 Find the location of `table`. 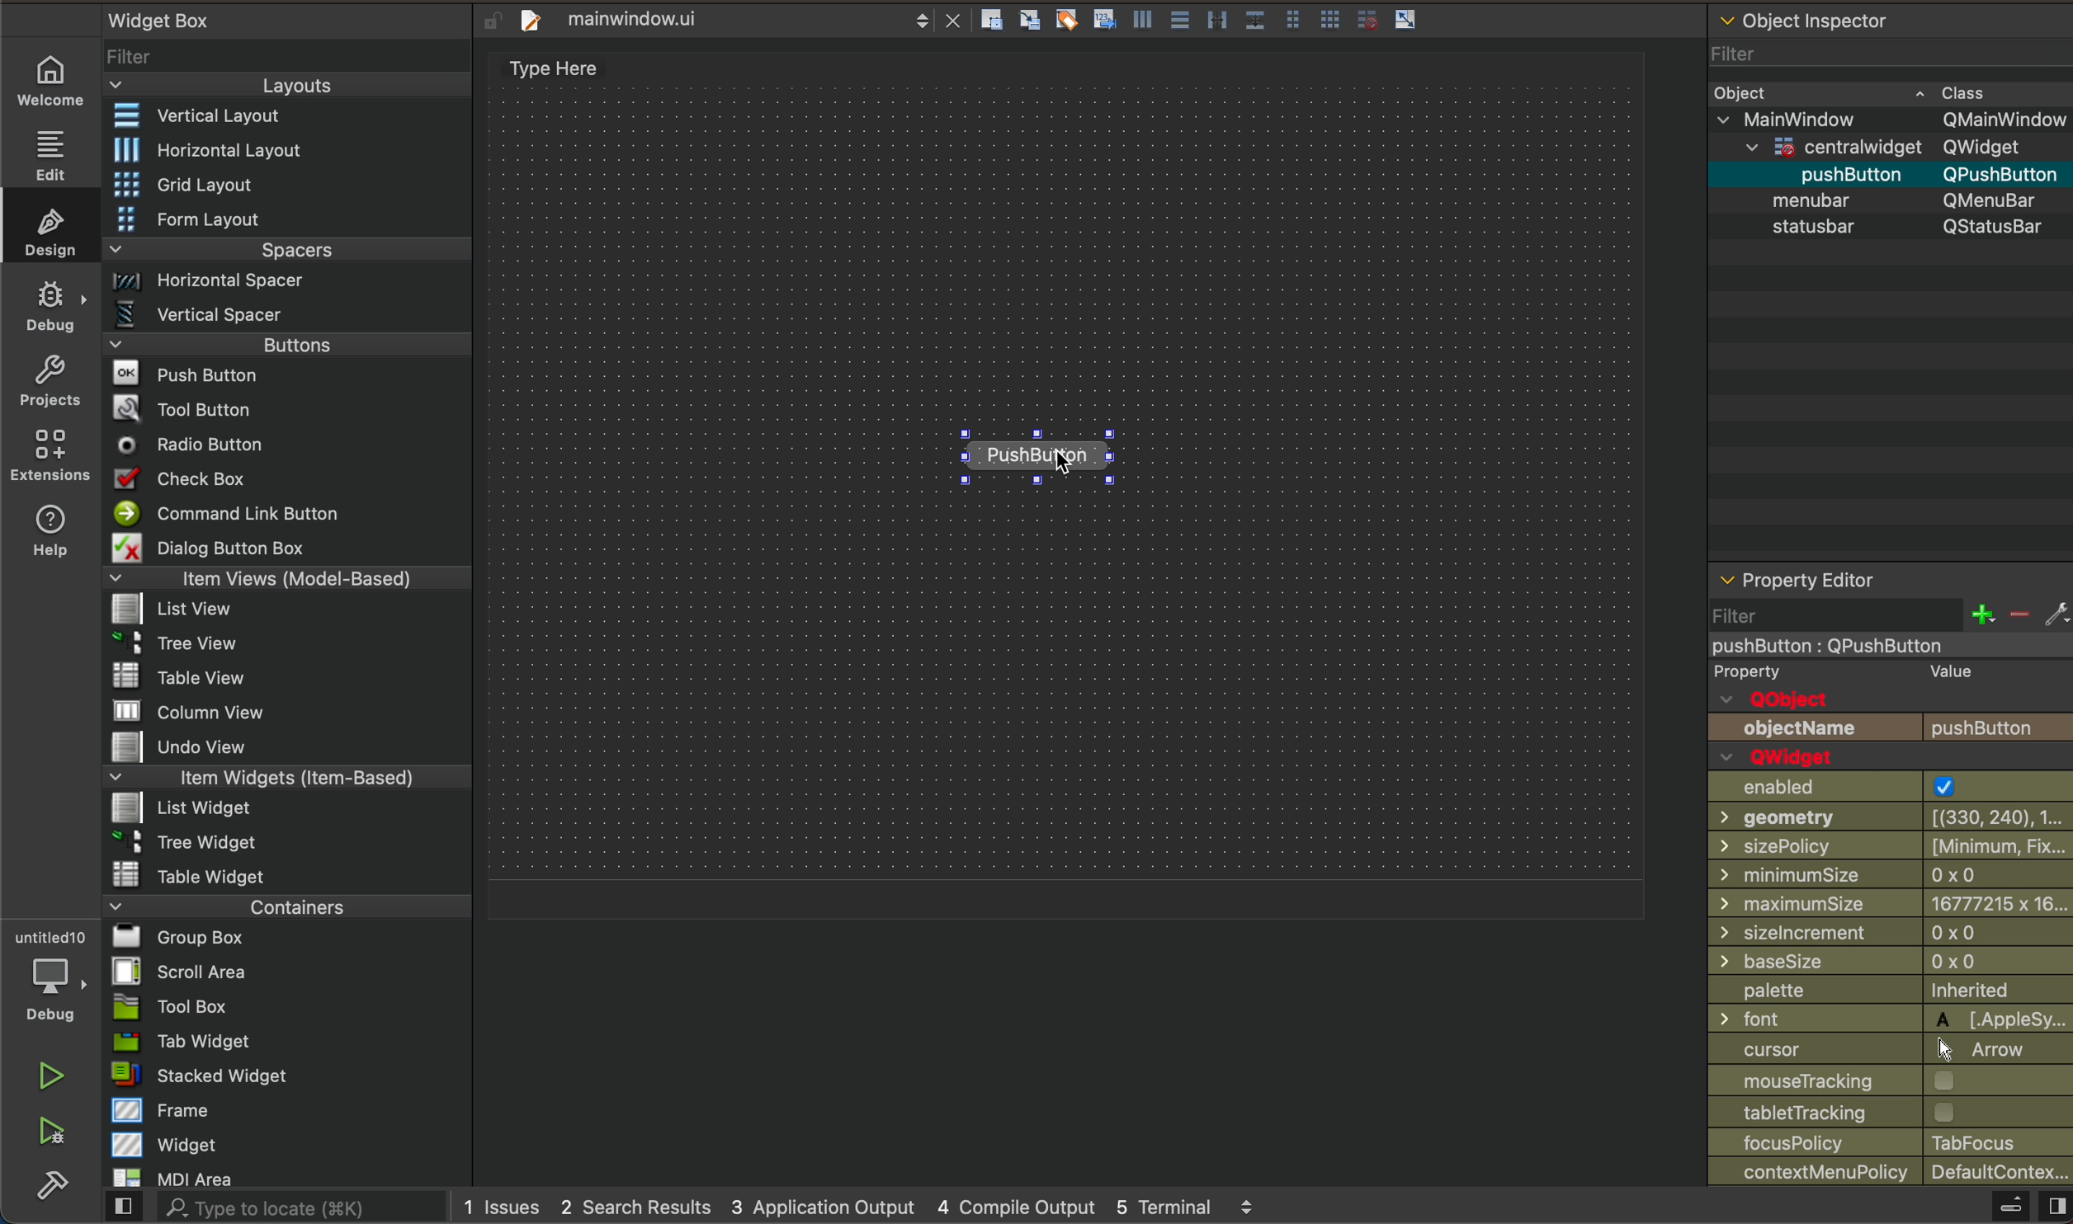

table is located at coordinates (283, 877).